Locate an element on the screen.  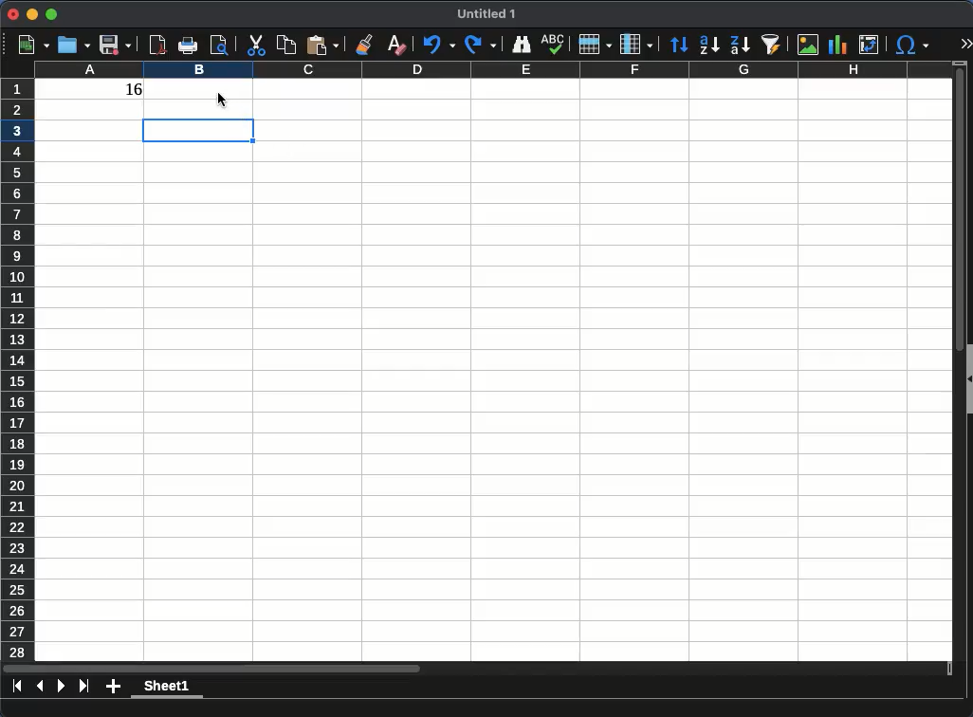
redo is located at coordinates (481, 45).